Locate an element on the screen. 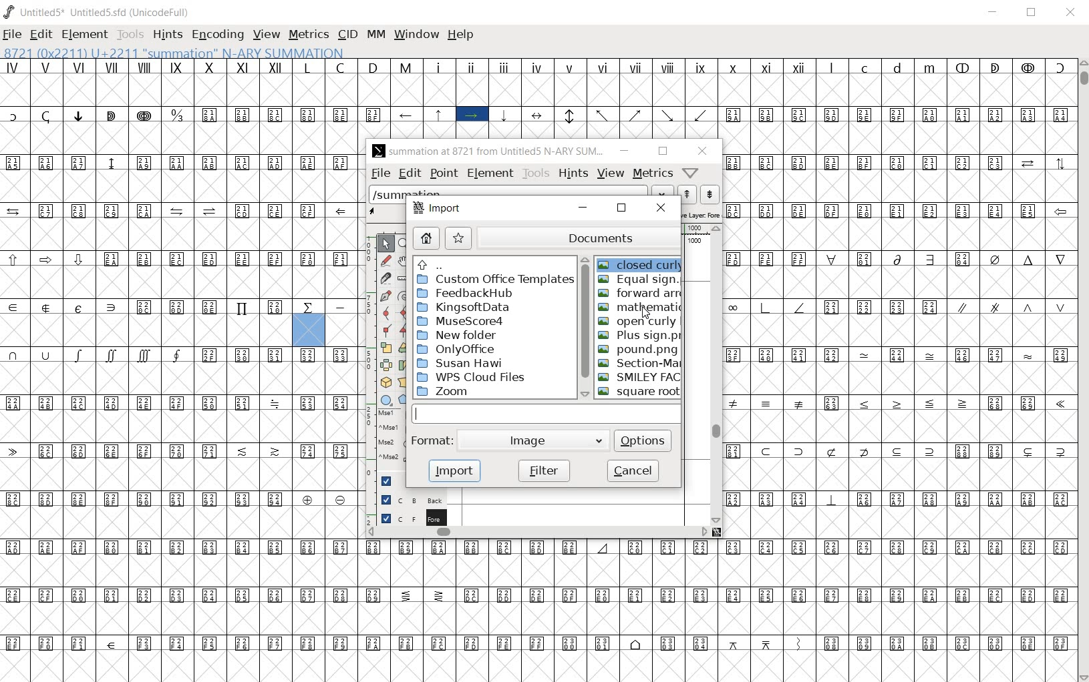  glyph characters is located at coordinates (178, 371).